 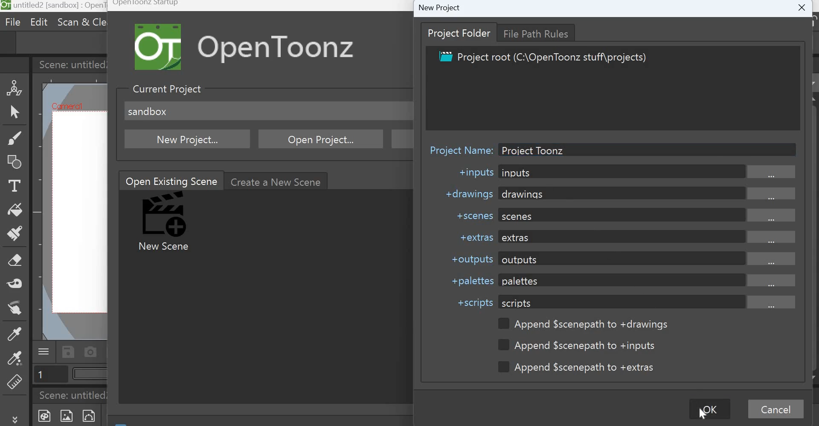 What do you see at coordinates (648, 259) in the screenshot?
I see `outputs` at bounding box center [648, 259].